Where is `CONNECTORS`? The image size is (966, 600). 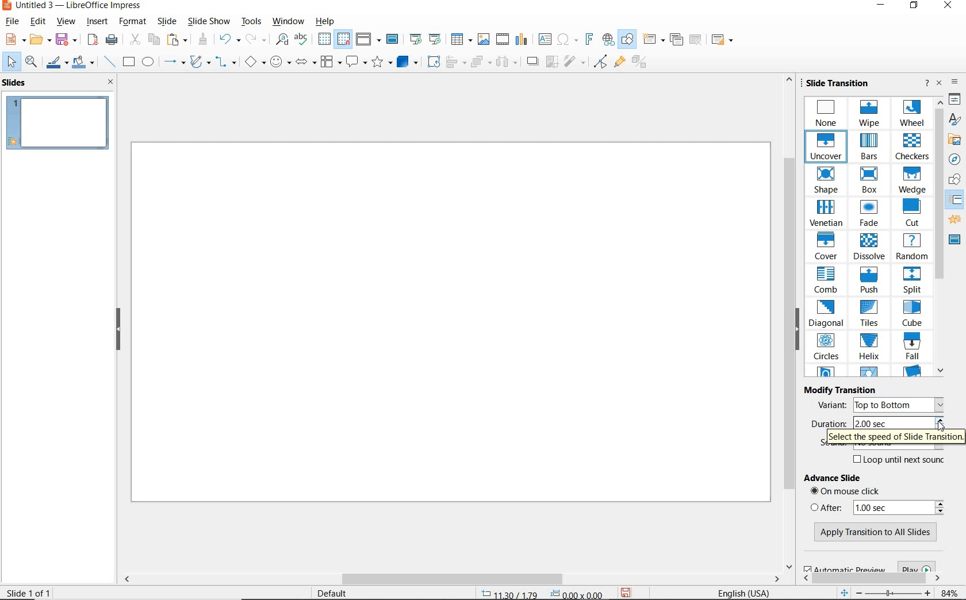 CONNECTORS is located at coordinates (225, 63).